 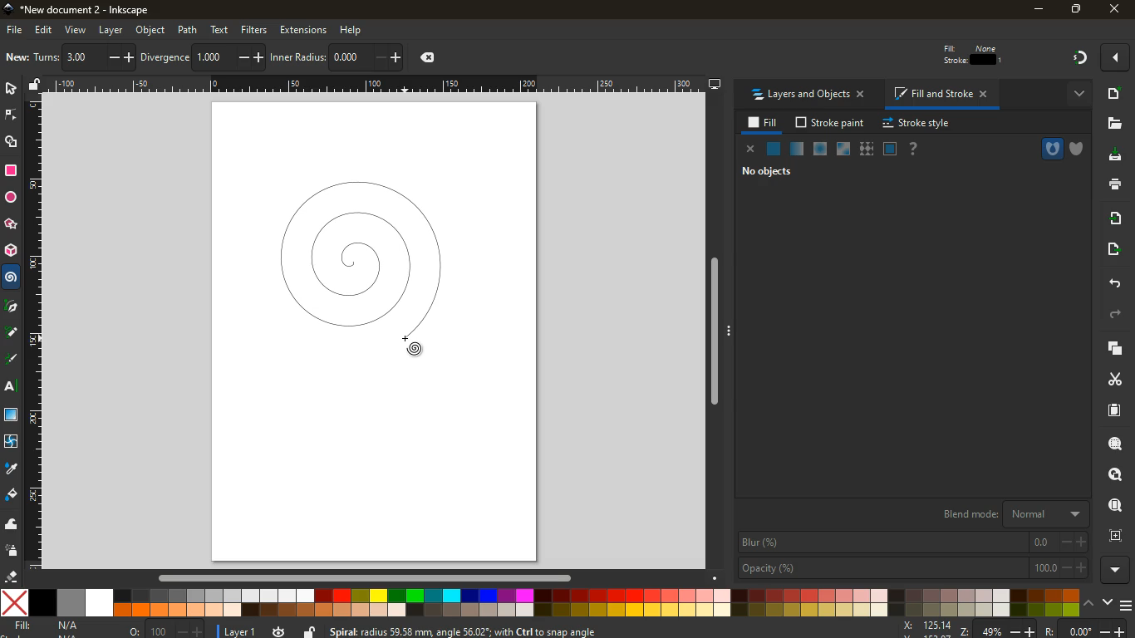 What do you see at coordinates (566, 631) in the screenshot?
I see `message` at bounding box center [566, 631].